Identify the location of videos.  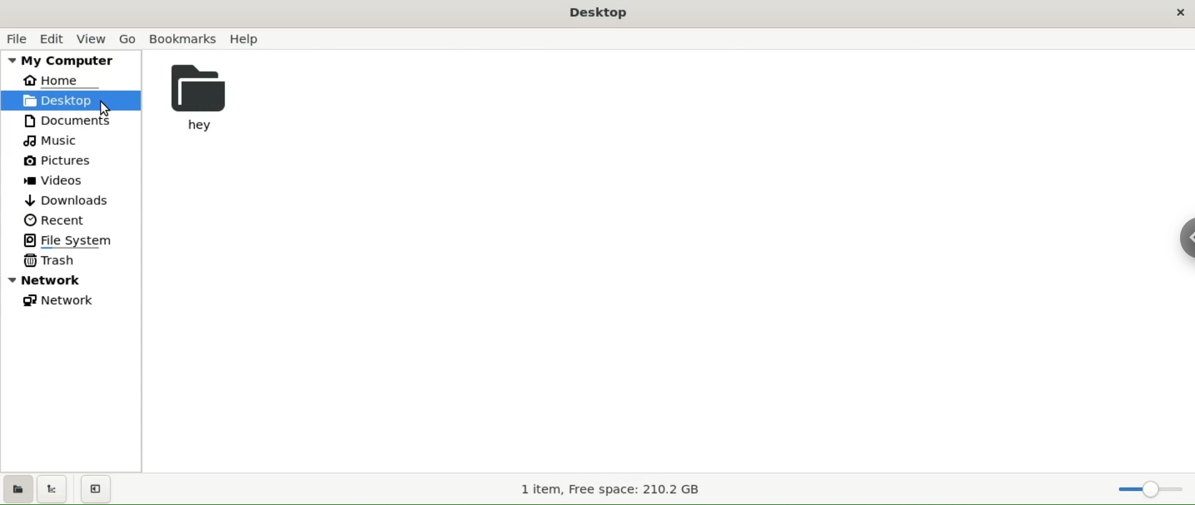
(59, 181).